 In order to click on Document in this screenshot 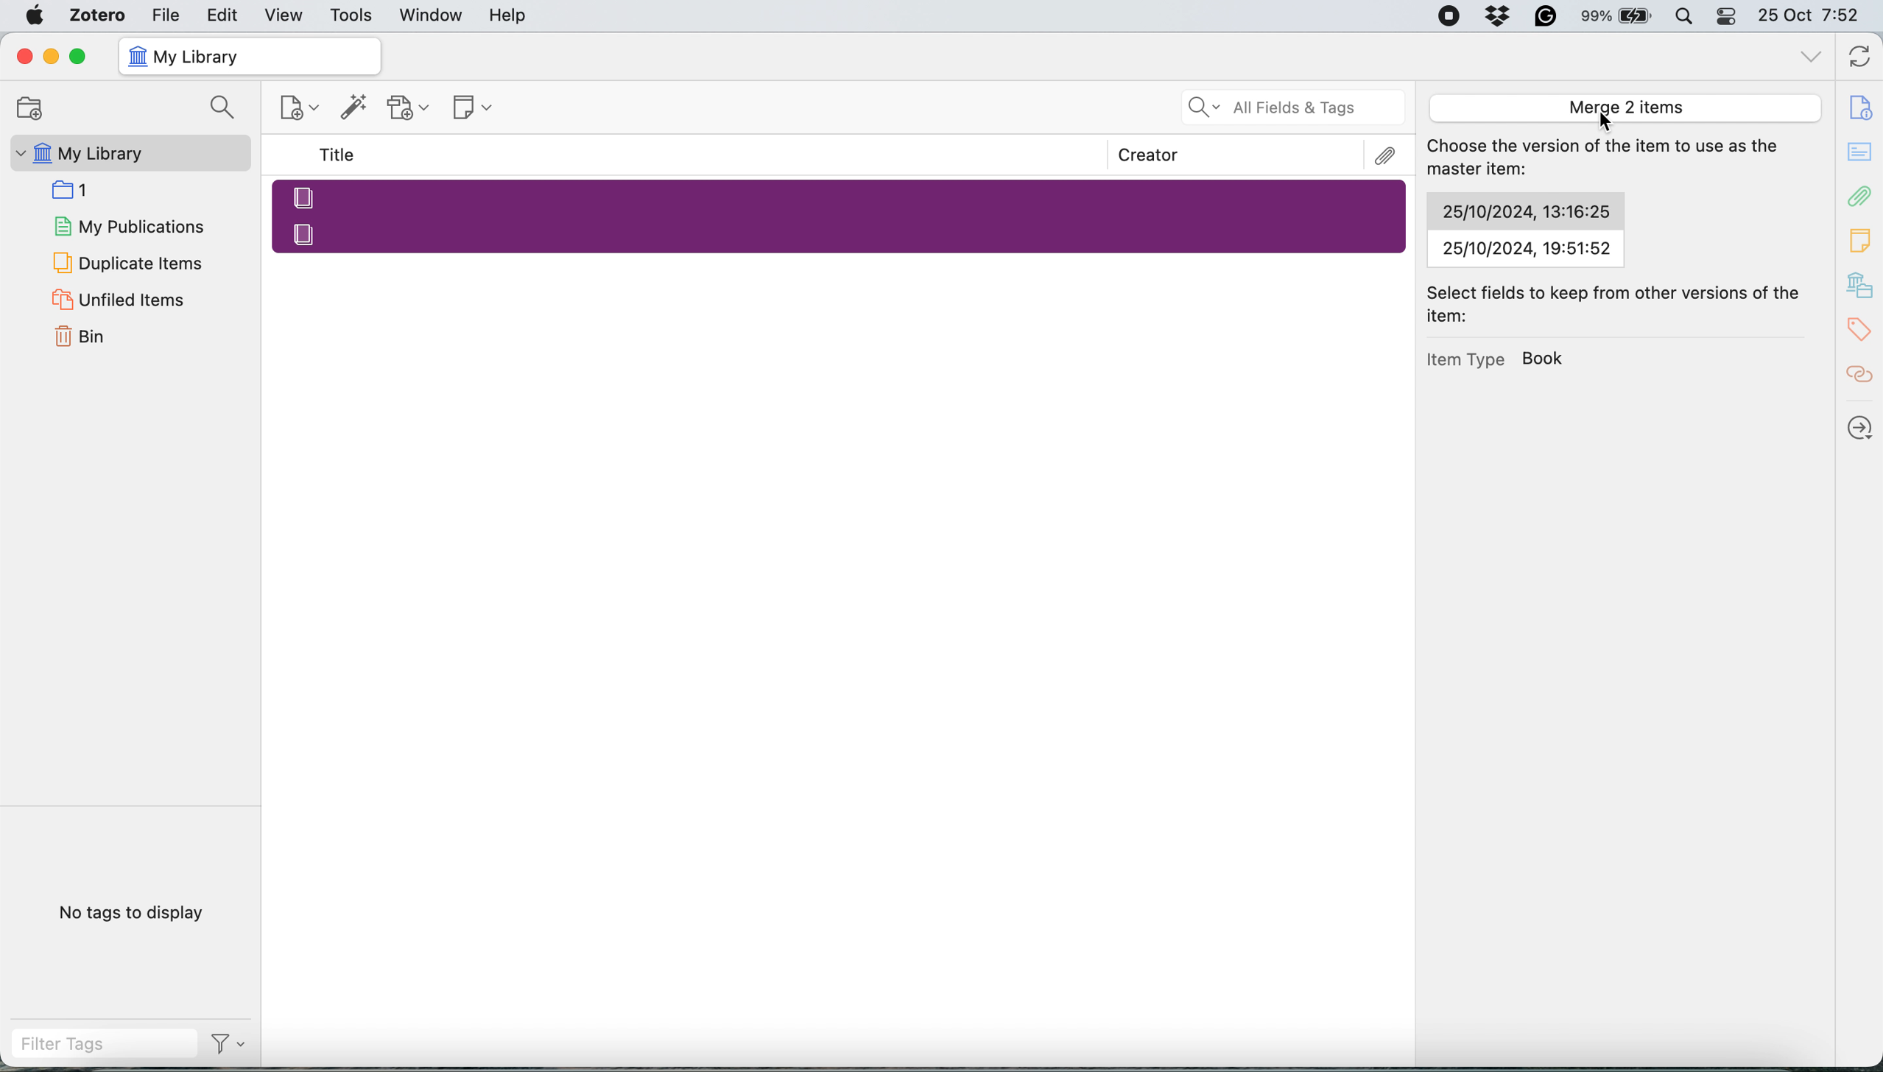, I will do `click(1862, 107)`.